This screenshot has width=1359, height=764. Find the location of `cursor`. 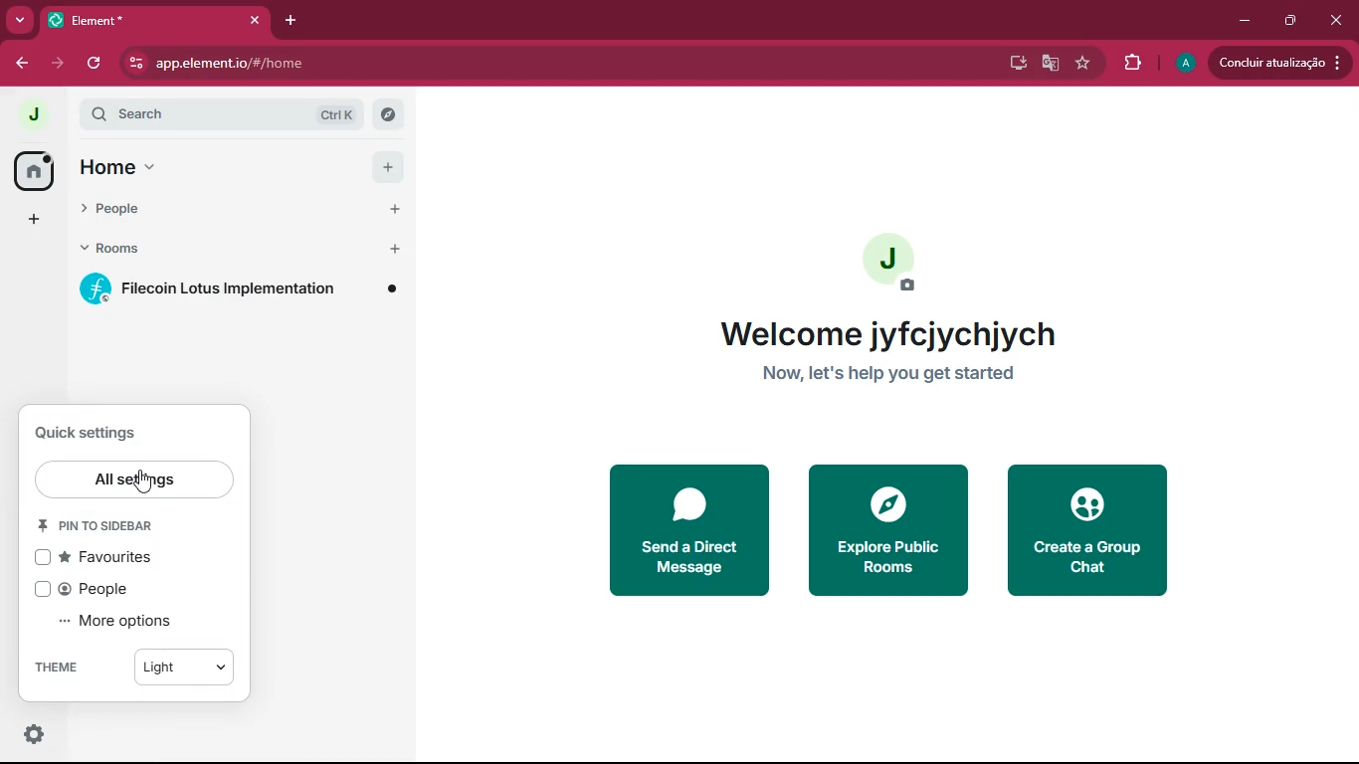

cursor is located at coordinates (143, 480).